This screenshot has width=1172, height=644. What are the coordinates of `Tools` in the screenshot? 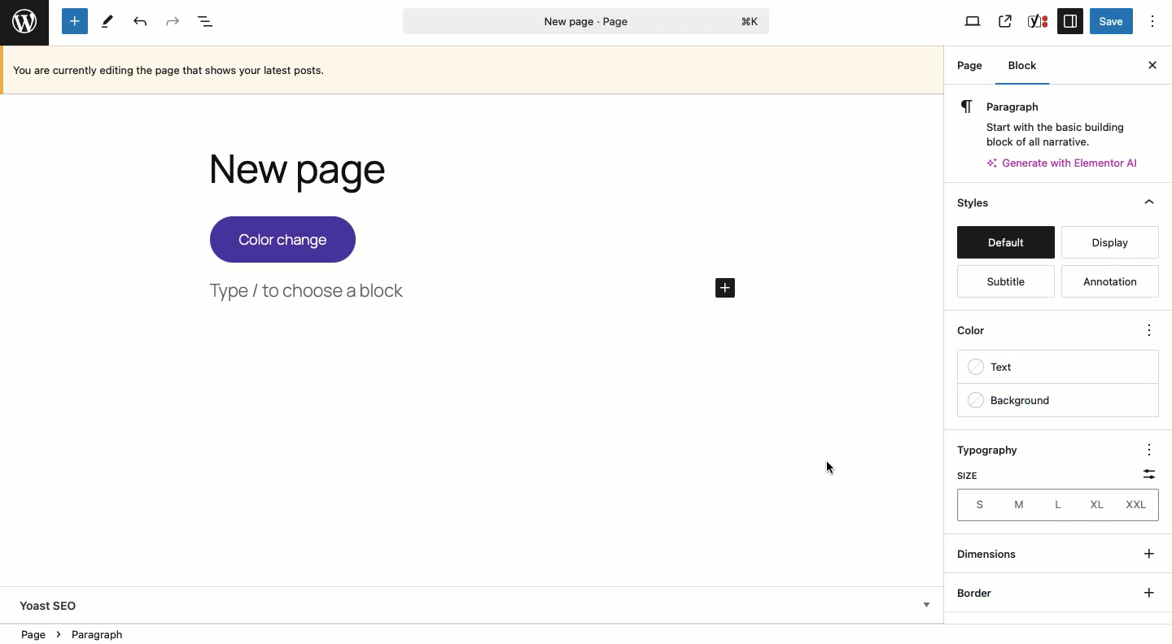 It's located at (108, 21).